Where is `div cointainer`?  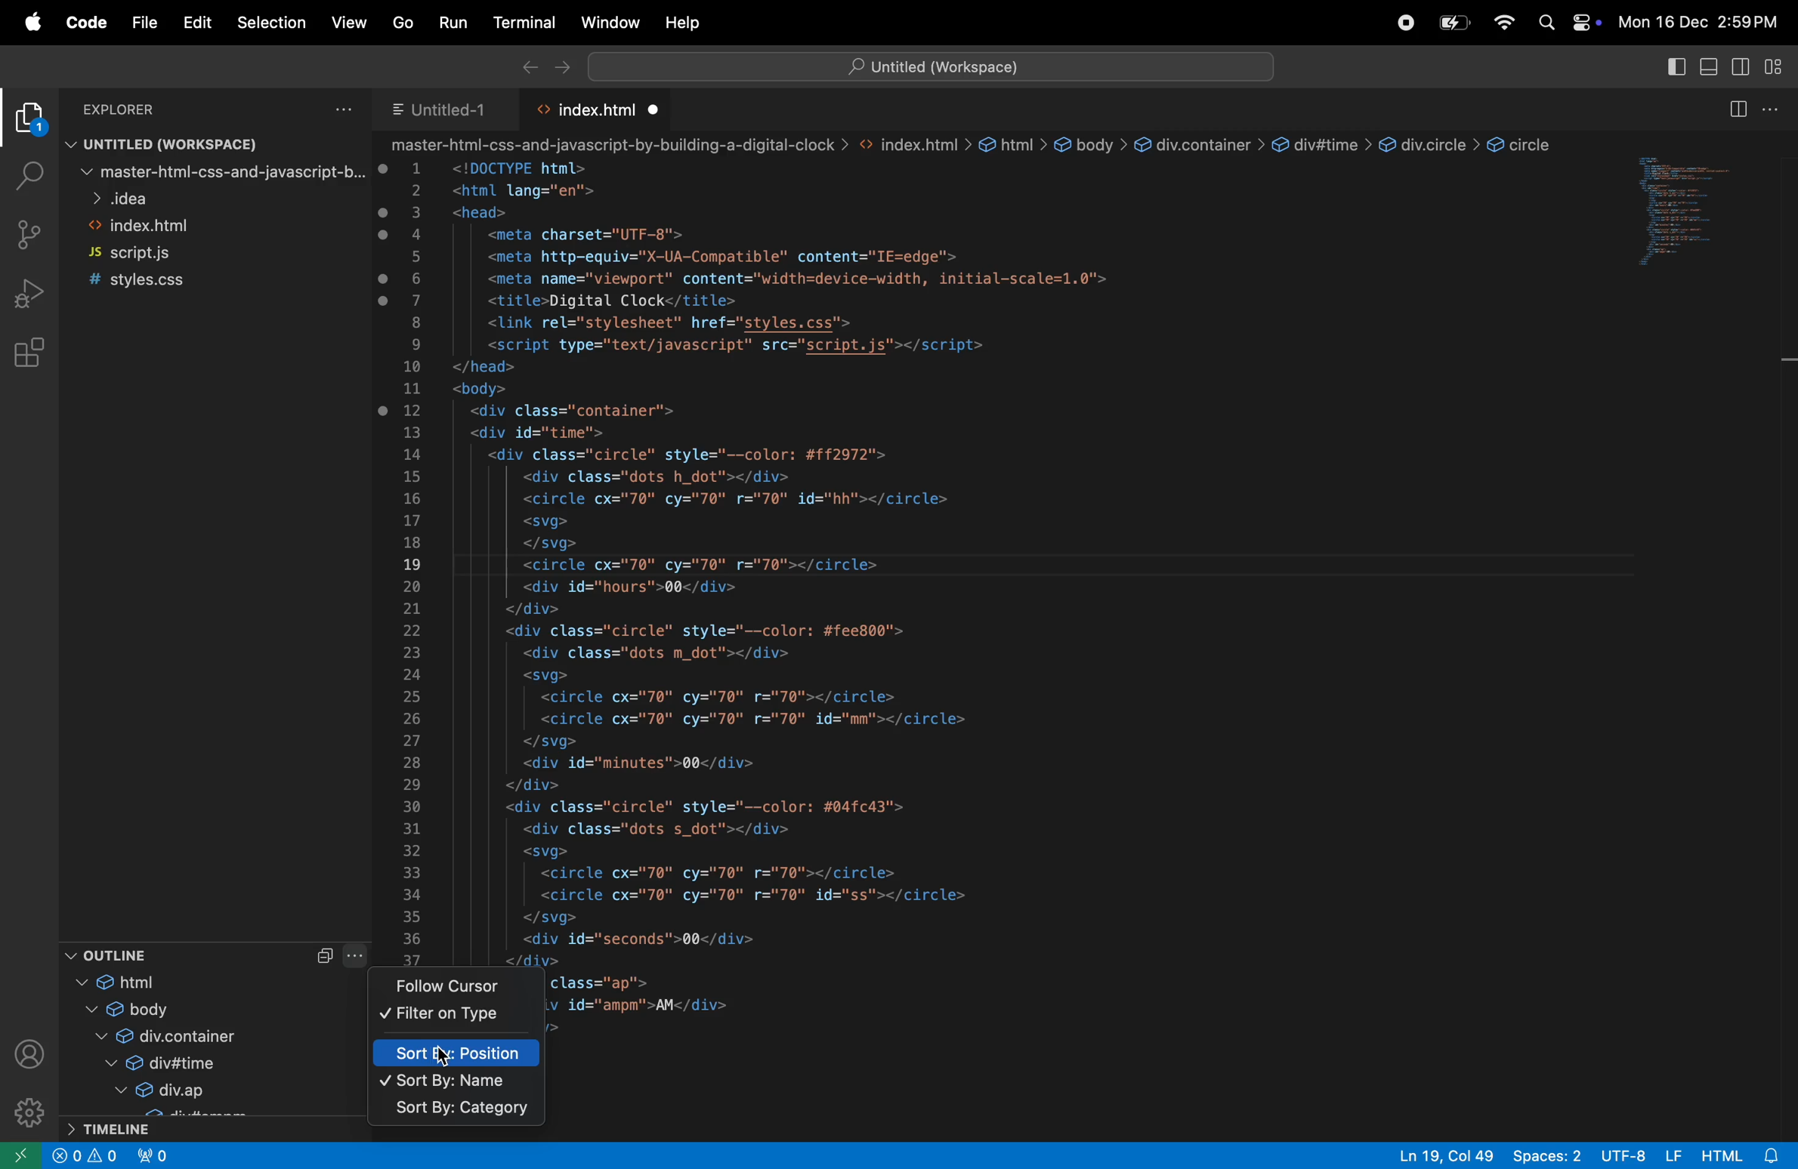 div cointainer is located at coordinates (200, 1035).